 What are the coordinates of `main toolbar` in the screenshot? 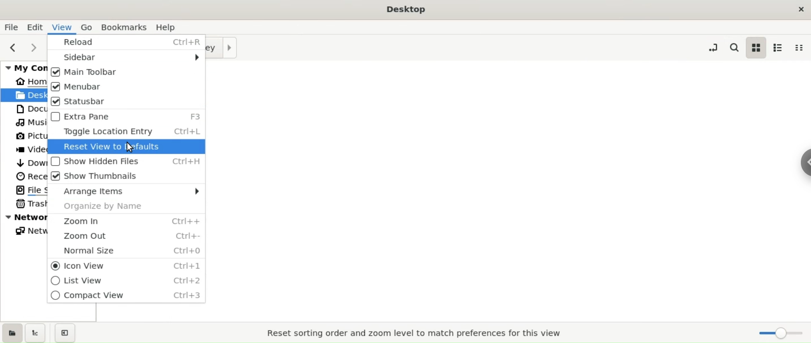 It's located at (127, 73).